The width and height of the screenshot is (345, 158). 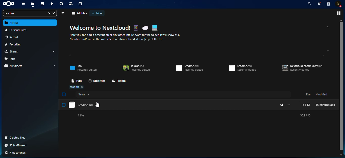 I want to click on Talk Recently edited, so click(x=83, y=68).